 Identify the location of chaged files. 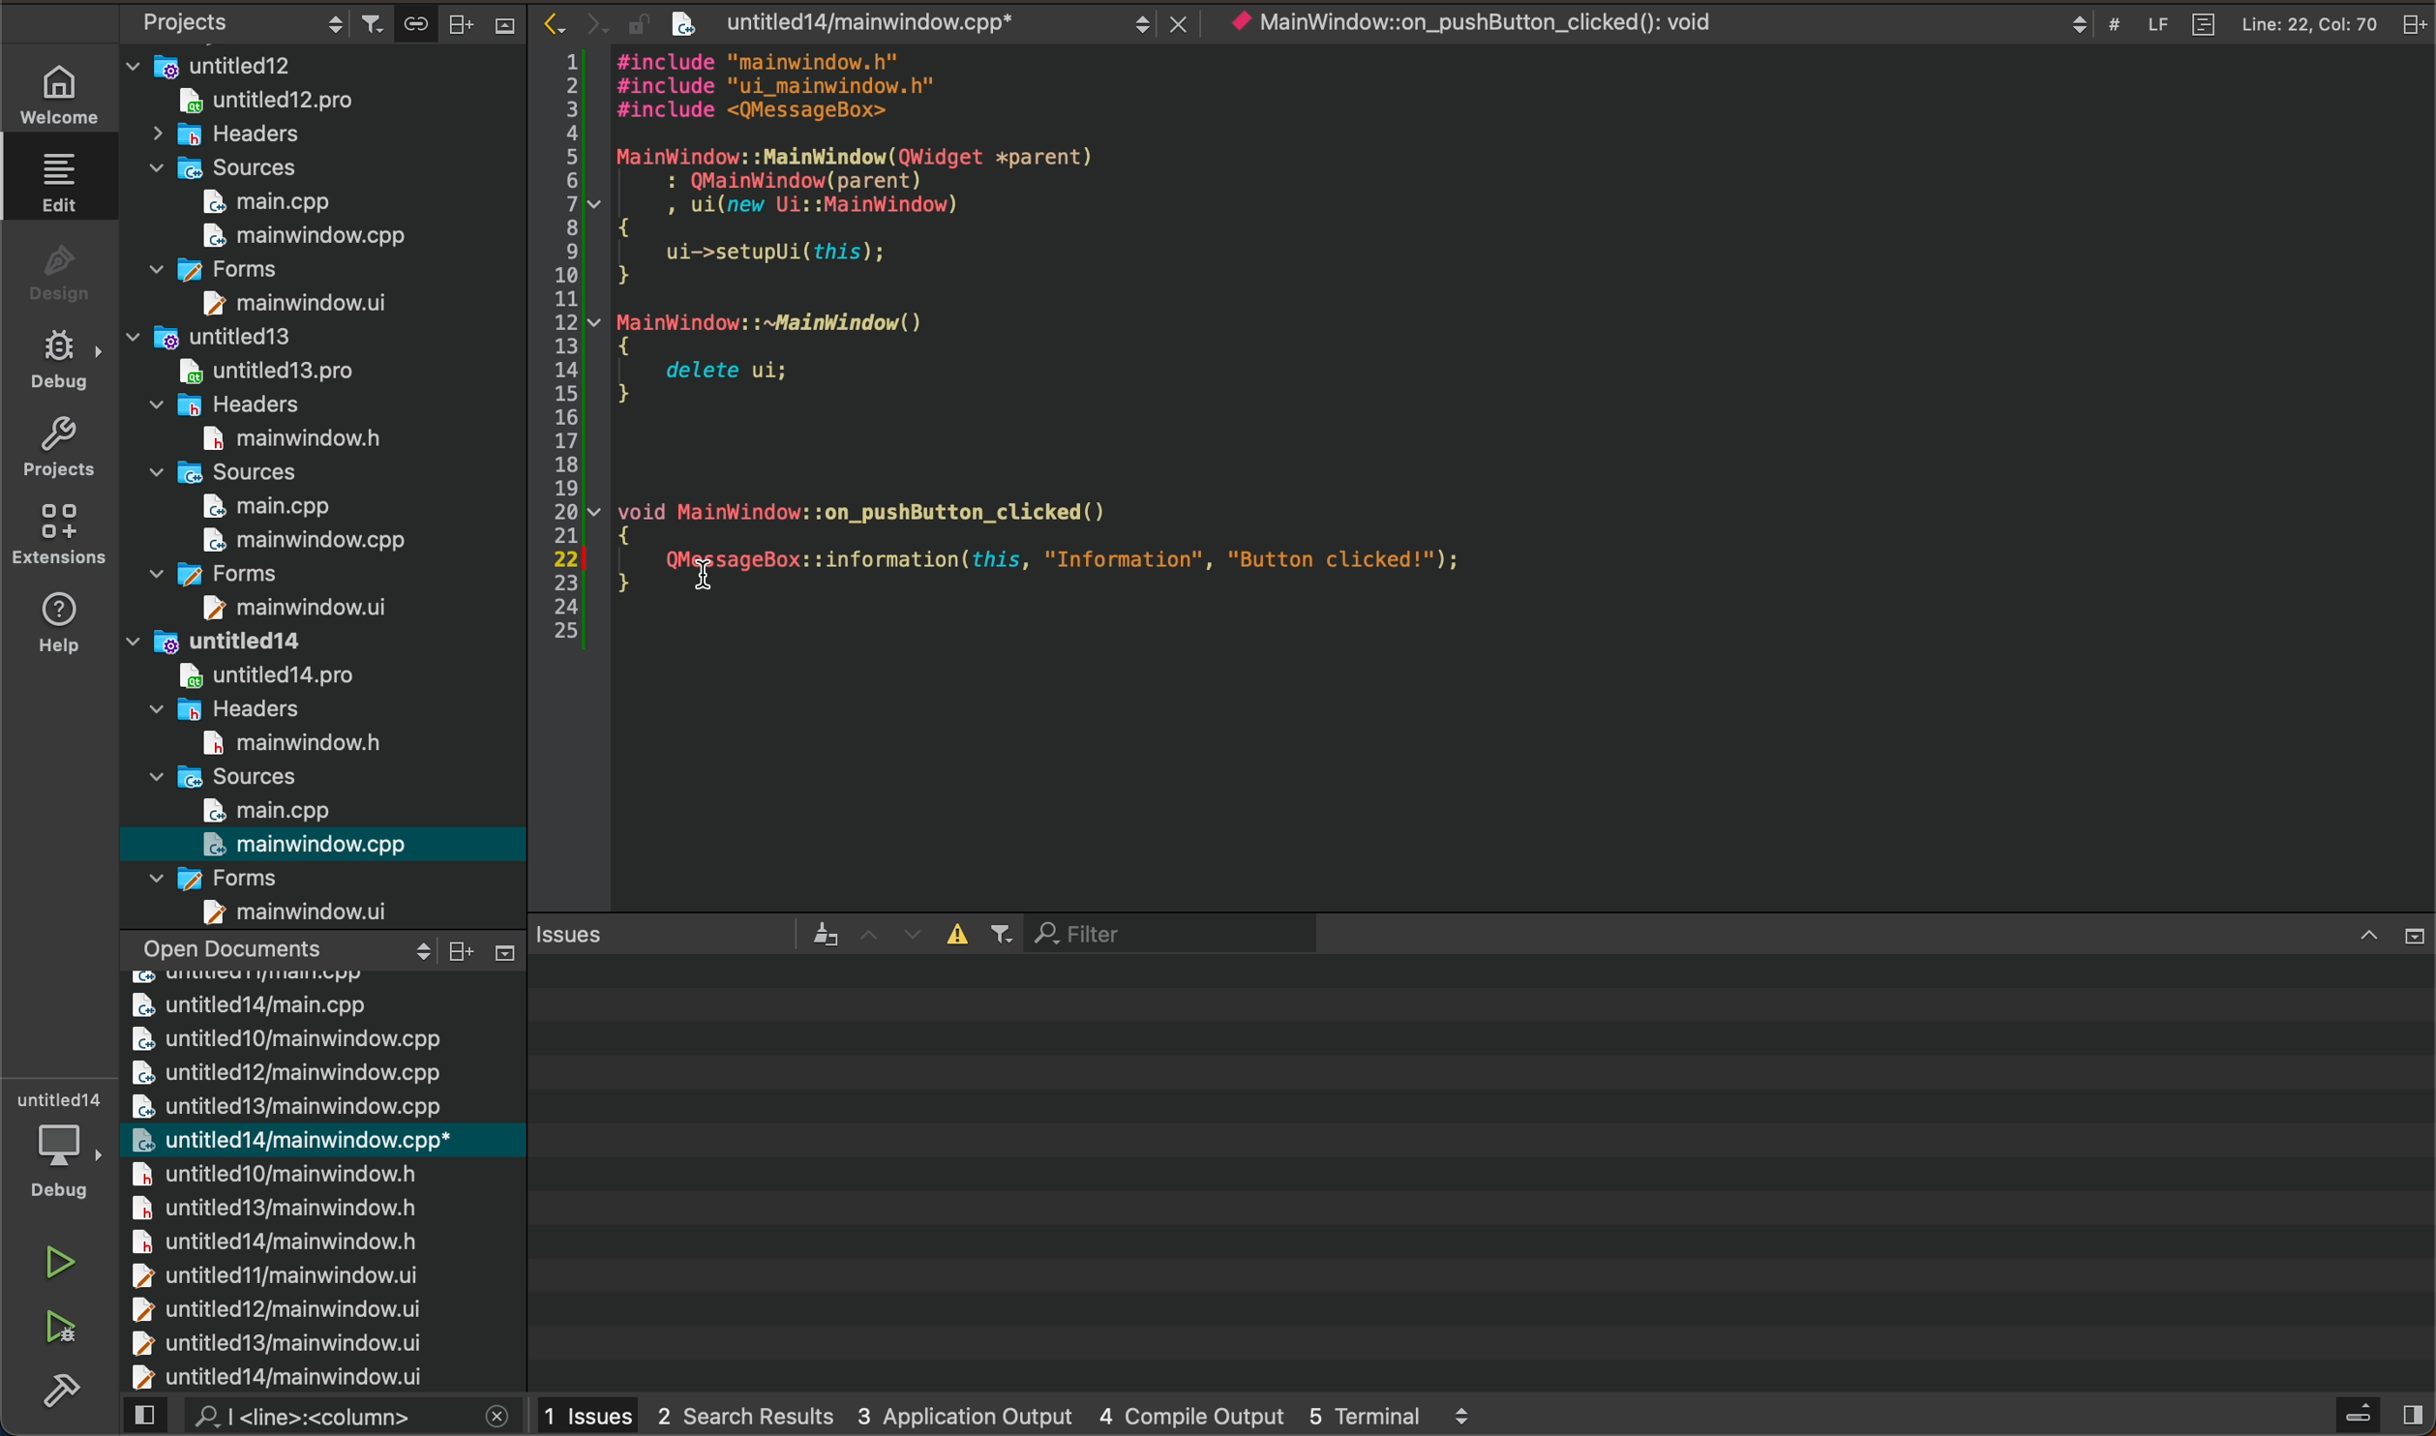
(321, 1181).